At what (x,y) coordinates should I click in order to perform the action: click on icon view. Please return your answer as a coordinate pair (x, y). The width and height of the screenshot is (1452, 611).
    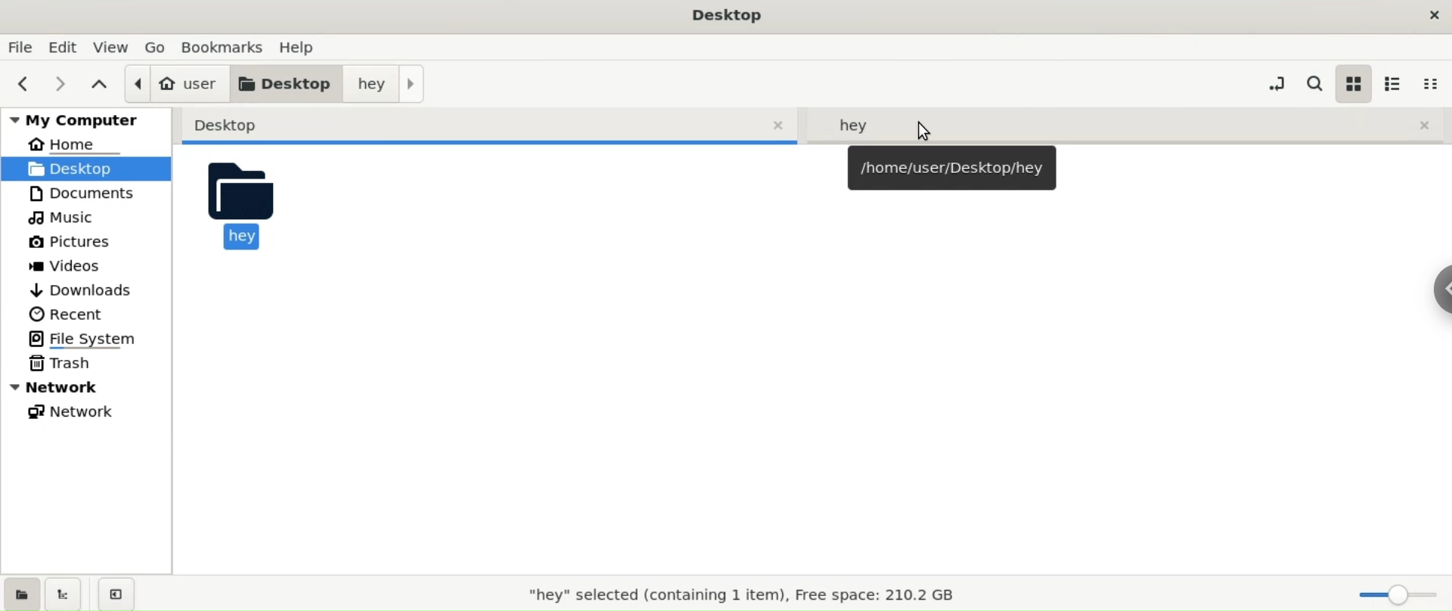
    Looking at the image, I should click on (1353, 83).